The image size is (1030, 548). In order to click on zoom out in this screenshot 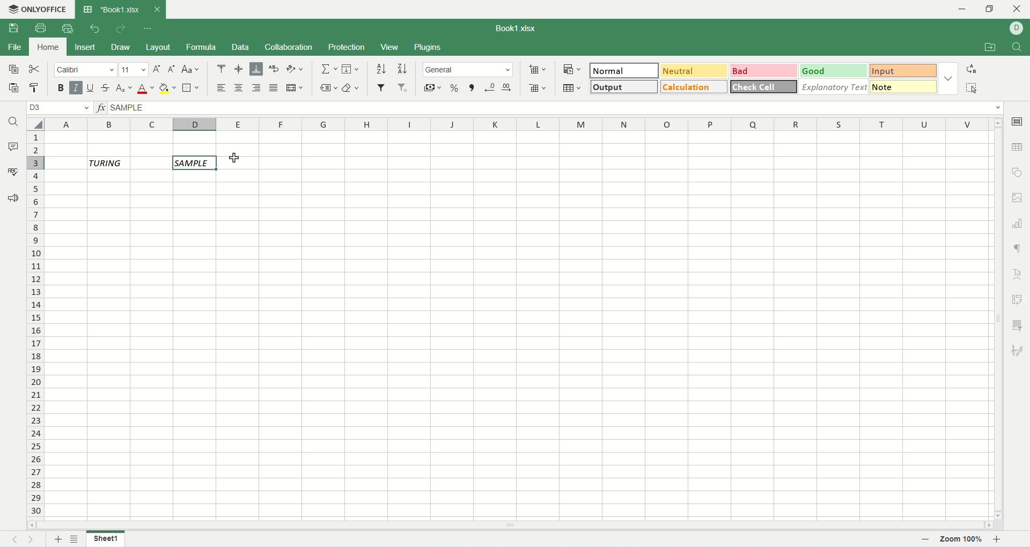, I will do `click(927, 542)`.